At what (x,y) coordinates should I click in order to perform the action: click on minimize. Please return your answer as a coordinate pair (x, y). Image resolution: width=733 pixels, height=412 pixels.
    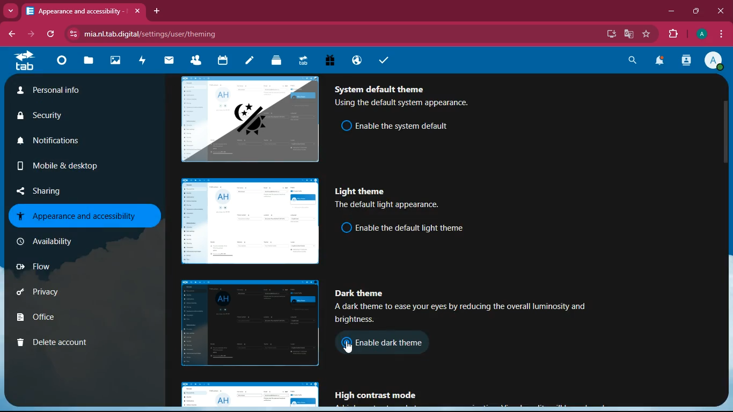
    Looking at the image, I should click on (671, 13).